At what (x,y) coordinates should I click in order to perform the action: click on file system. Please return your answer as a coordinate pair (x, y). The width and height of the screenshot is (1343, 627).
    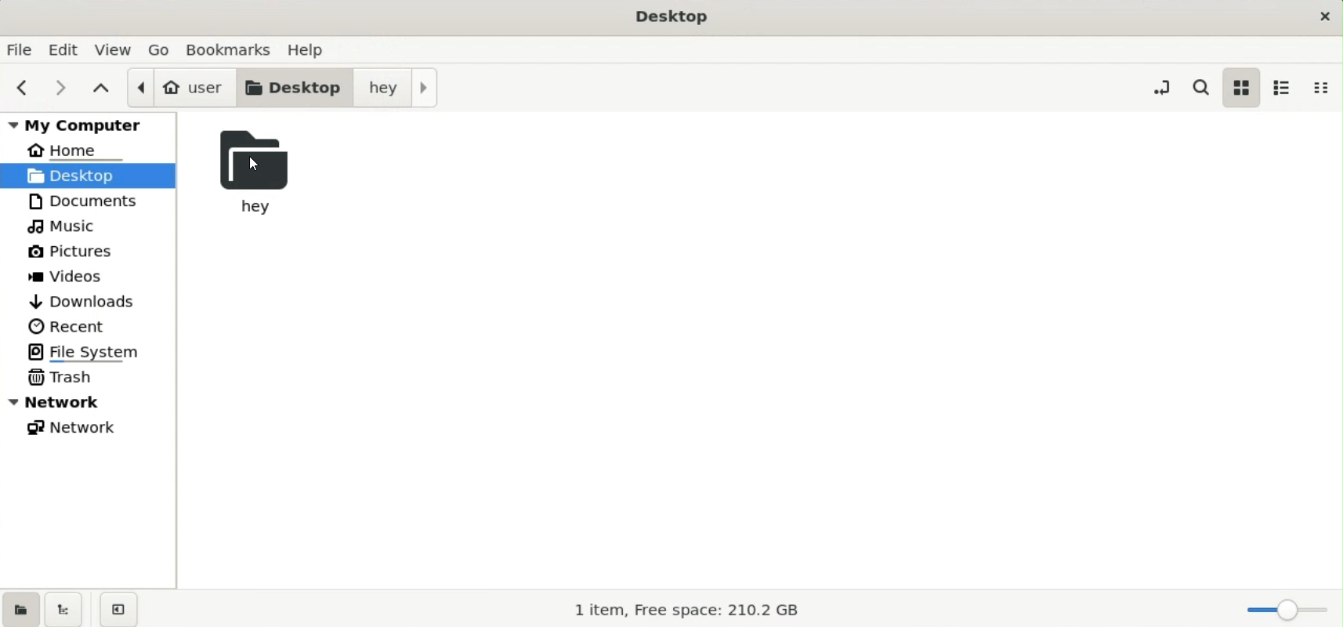
    Looking at the image, I should click on (90, 351).